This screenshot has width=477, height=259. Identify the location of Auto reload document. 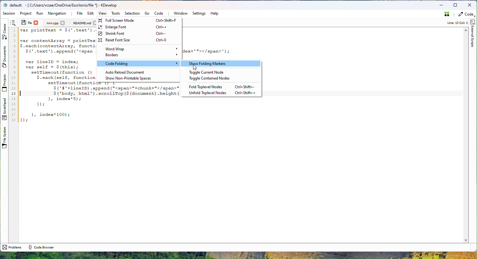
(138, 72).